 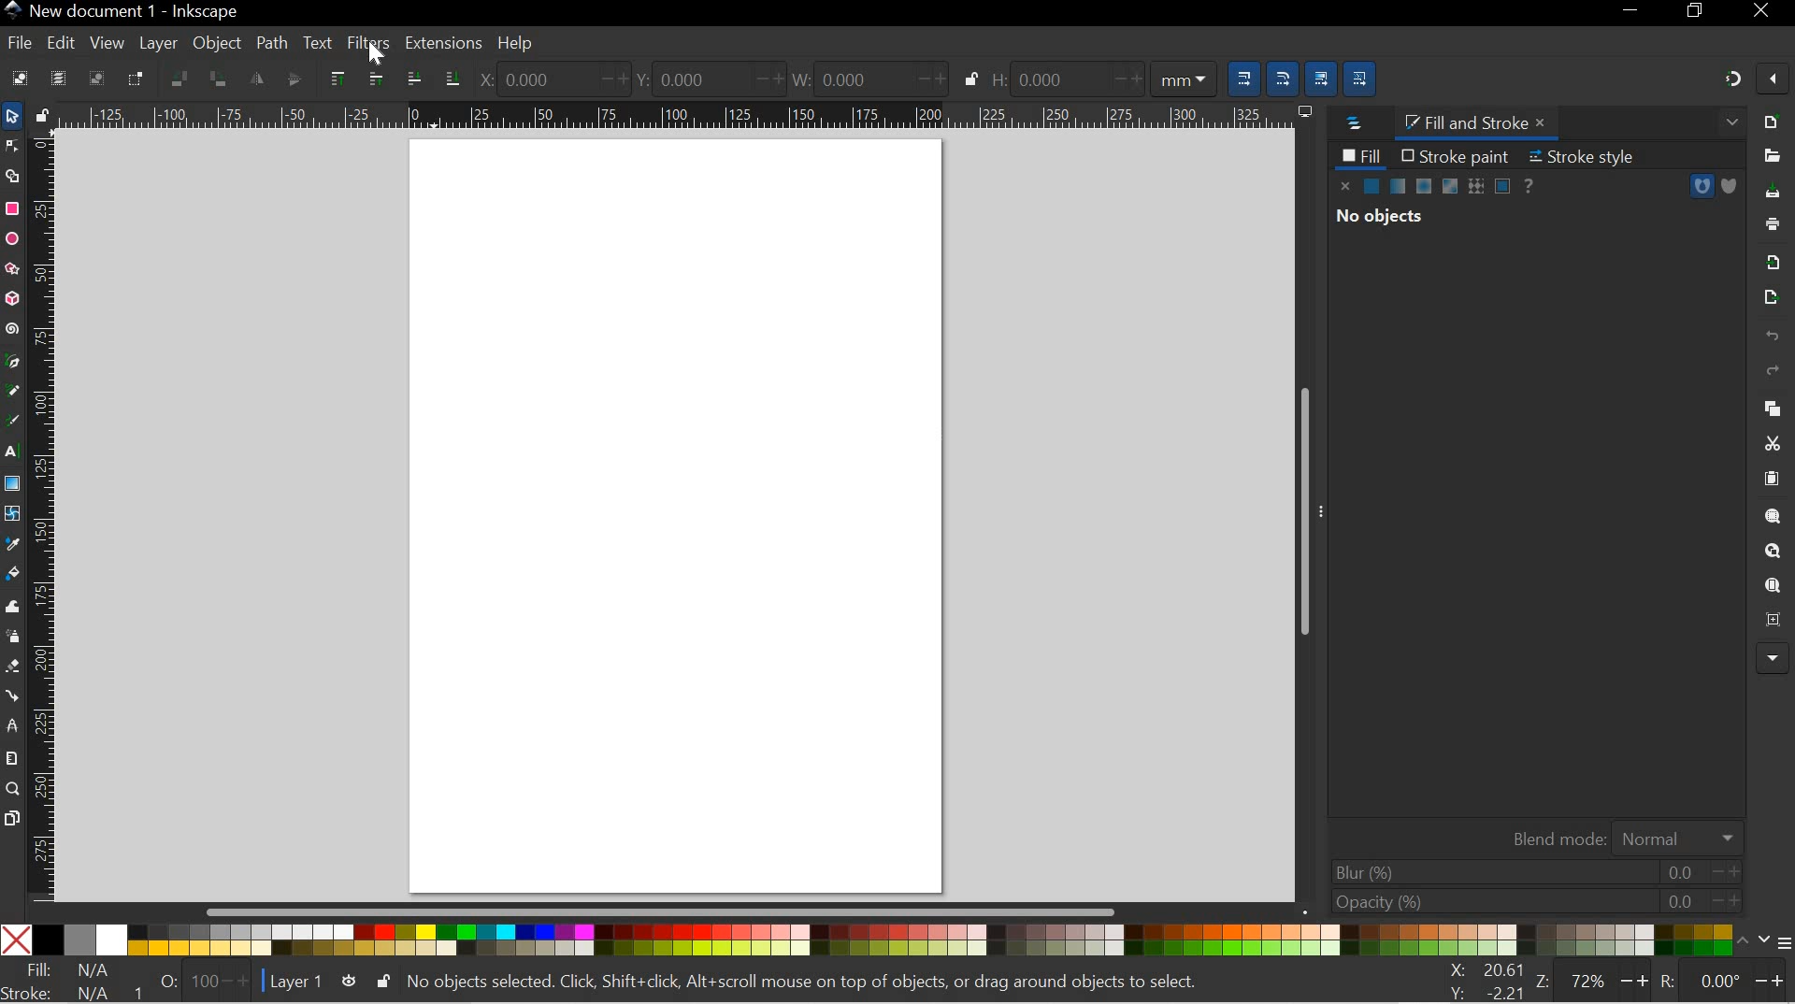 I want to click on CLOSE PANEL, so click(x=1729, y=124).